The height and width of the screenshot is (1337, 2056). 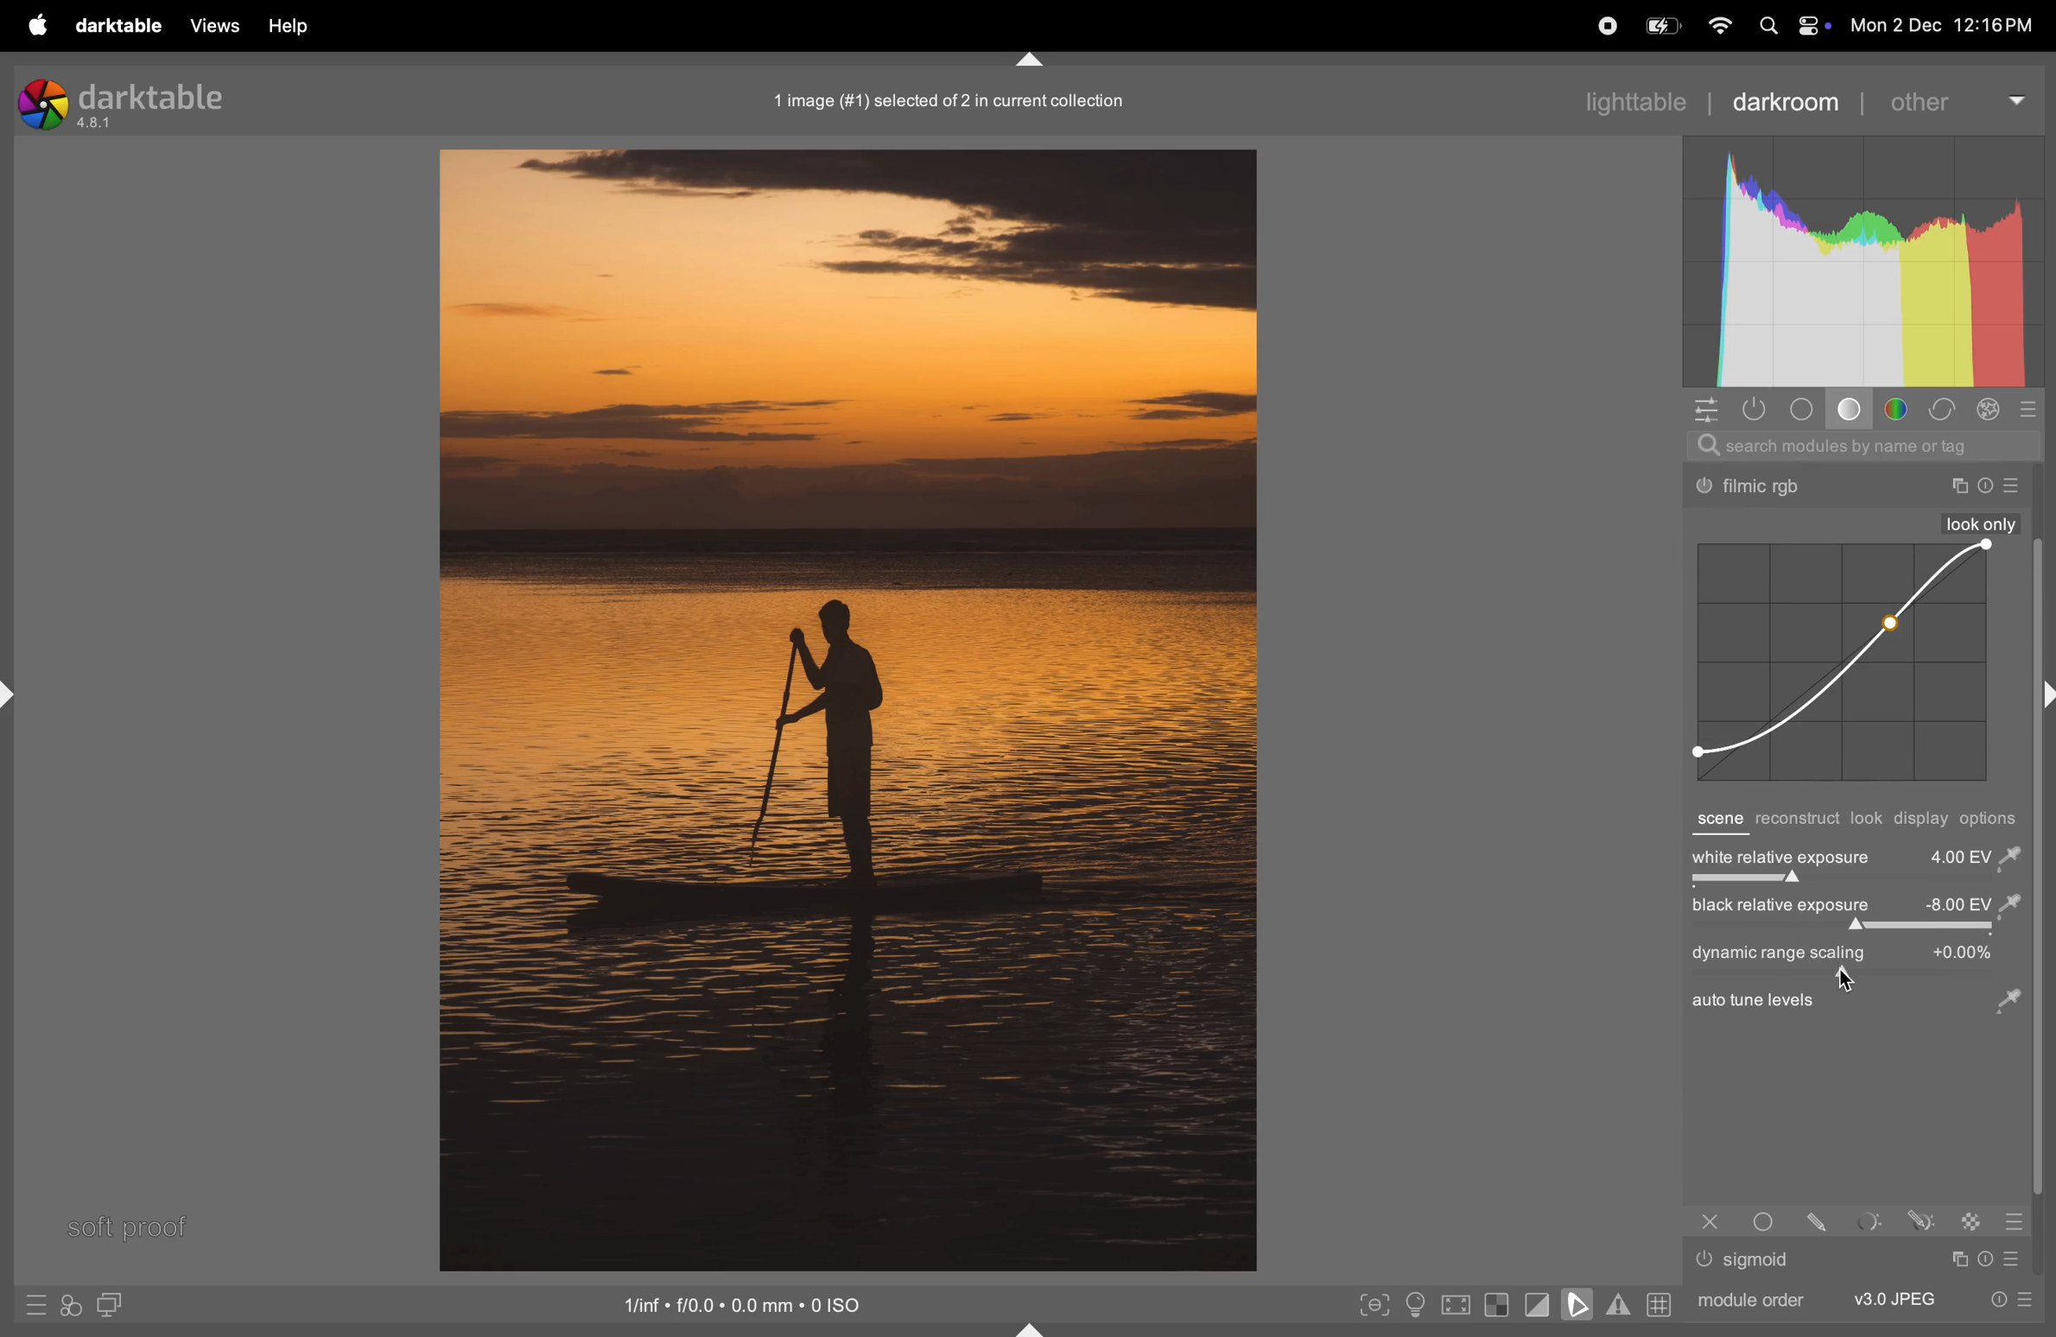 What do you see at coordinates (2031, 409) in the screenshot?
I see `presets` at bounding box center [2031, 409].